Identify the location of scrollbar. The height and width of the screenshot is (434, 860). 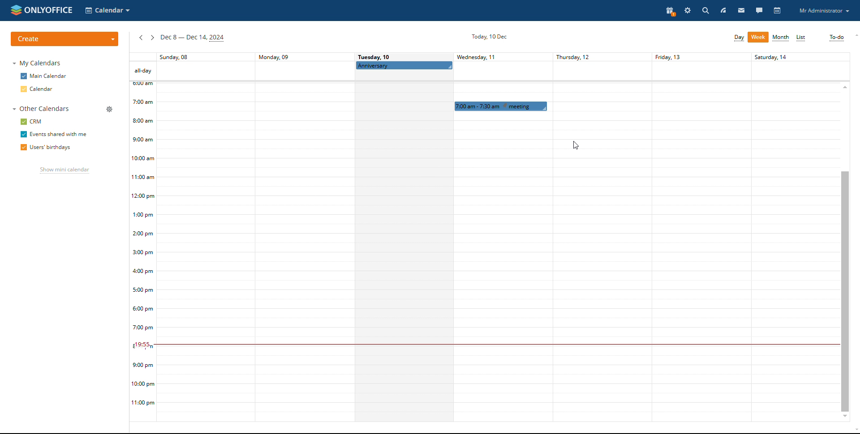
(845, 290).